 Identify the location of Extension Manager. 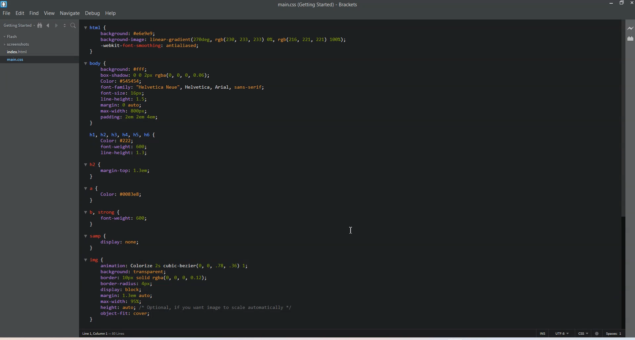
(631, 38).